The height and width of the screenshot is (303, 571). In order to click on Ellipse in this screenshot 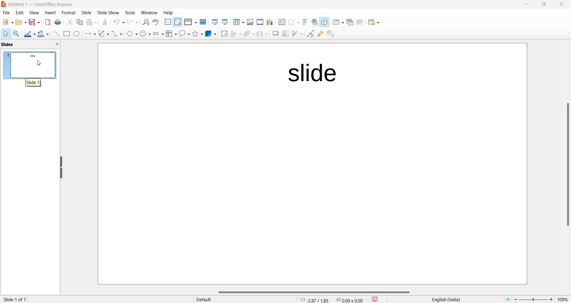, I will do `click(76, 34)`.